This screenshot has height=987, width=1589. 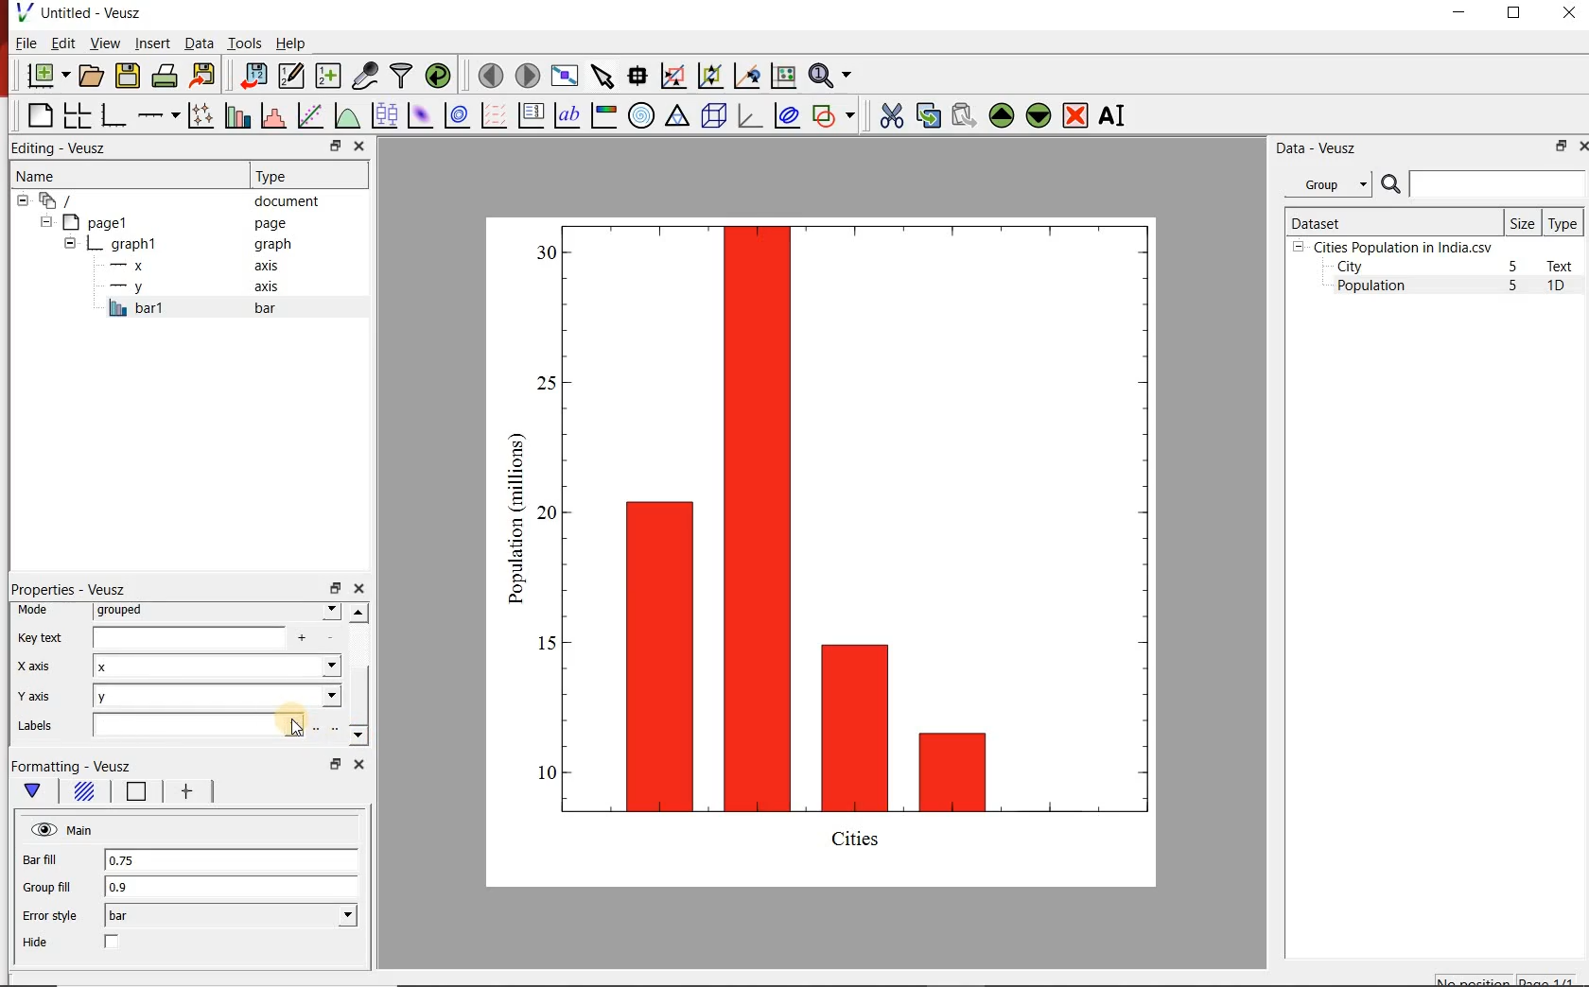 I want to click on 1D, so click(x=1563, y=287).